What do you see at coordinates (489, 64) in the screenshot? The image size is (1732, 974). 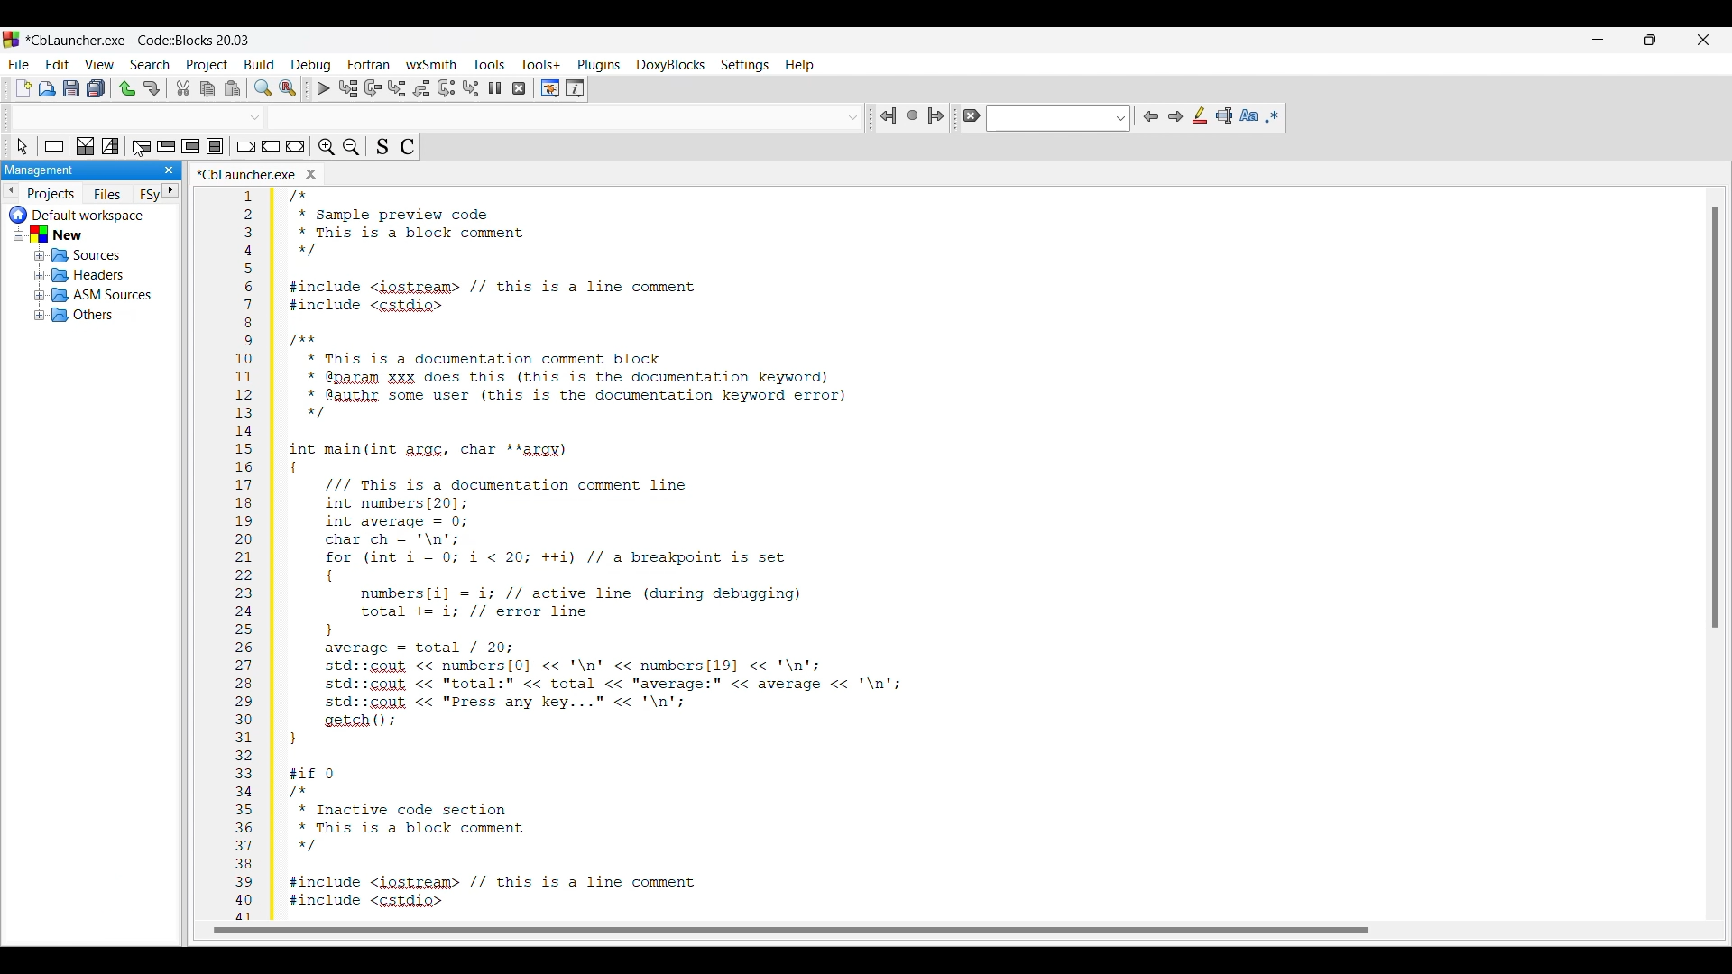 I see `Tools menu` at bounding box center [489, 64].